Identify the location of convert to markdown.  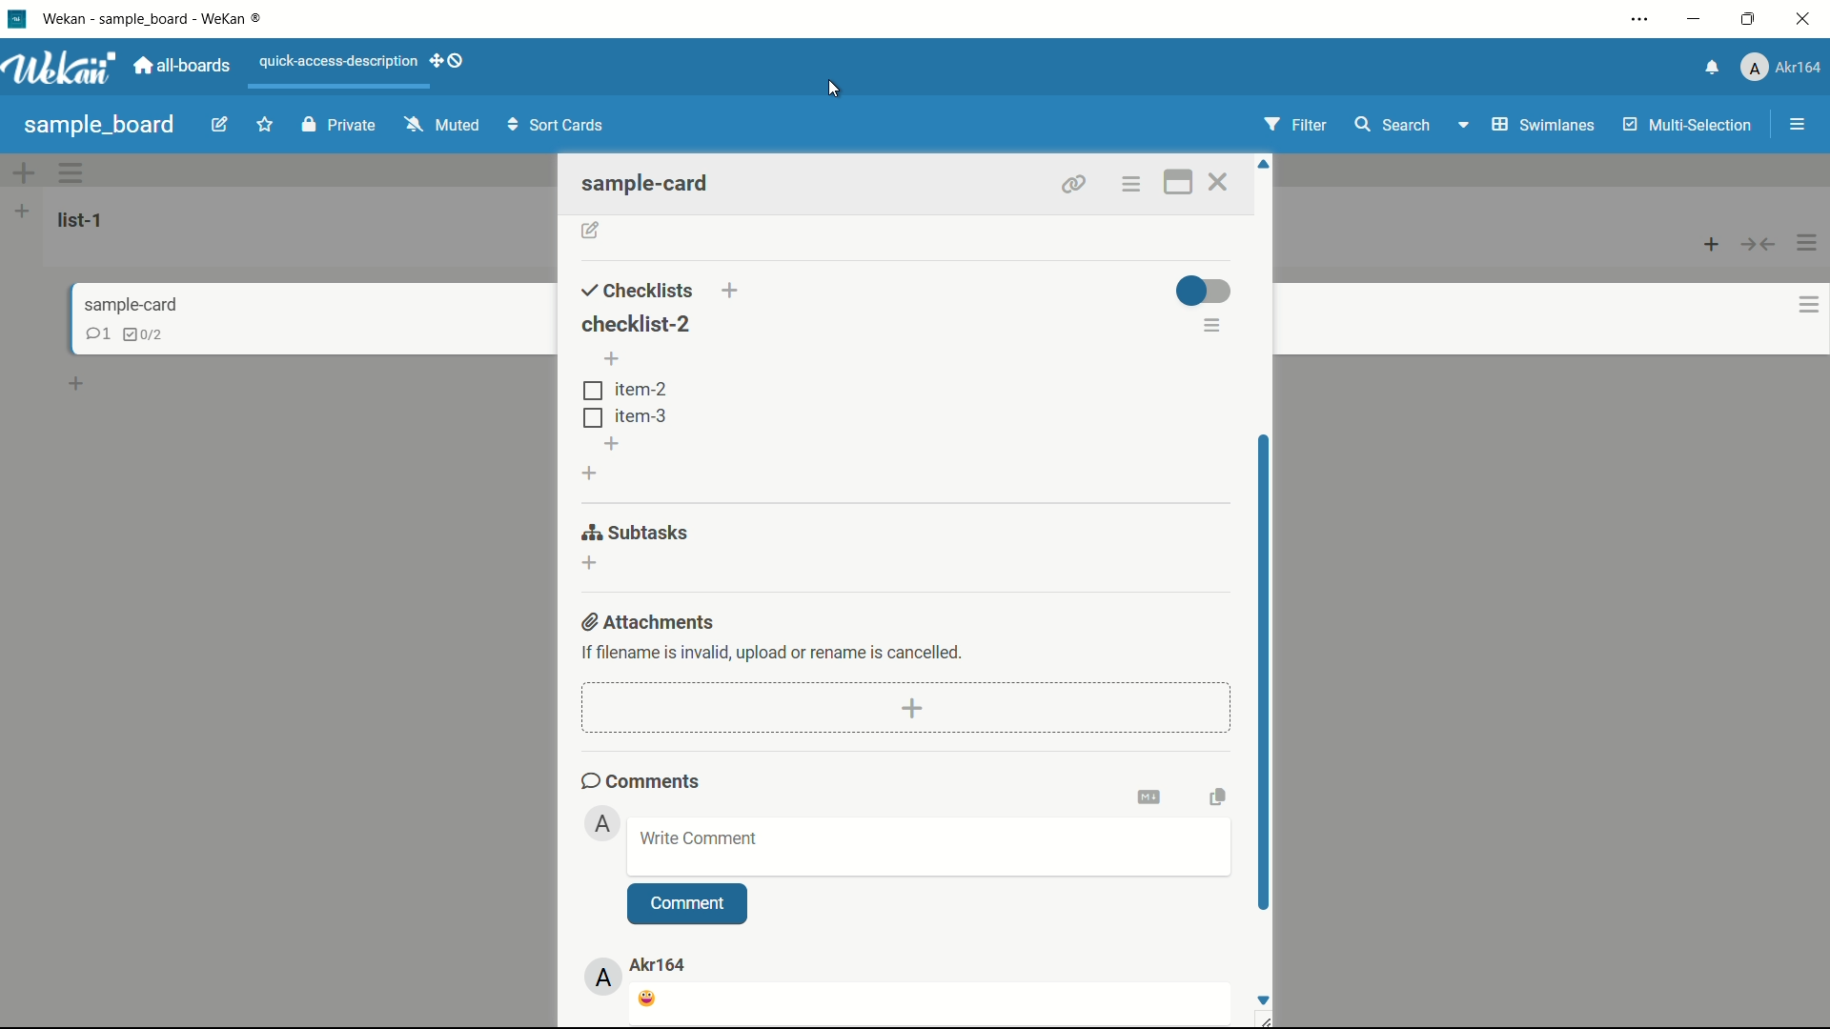
(1152, 795).